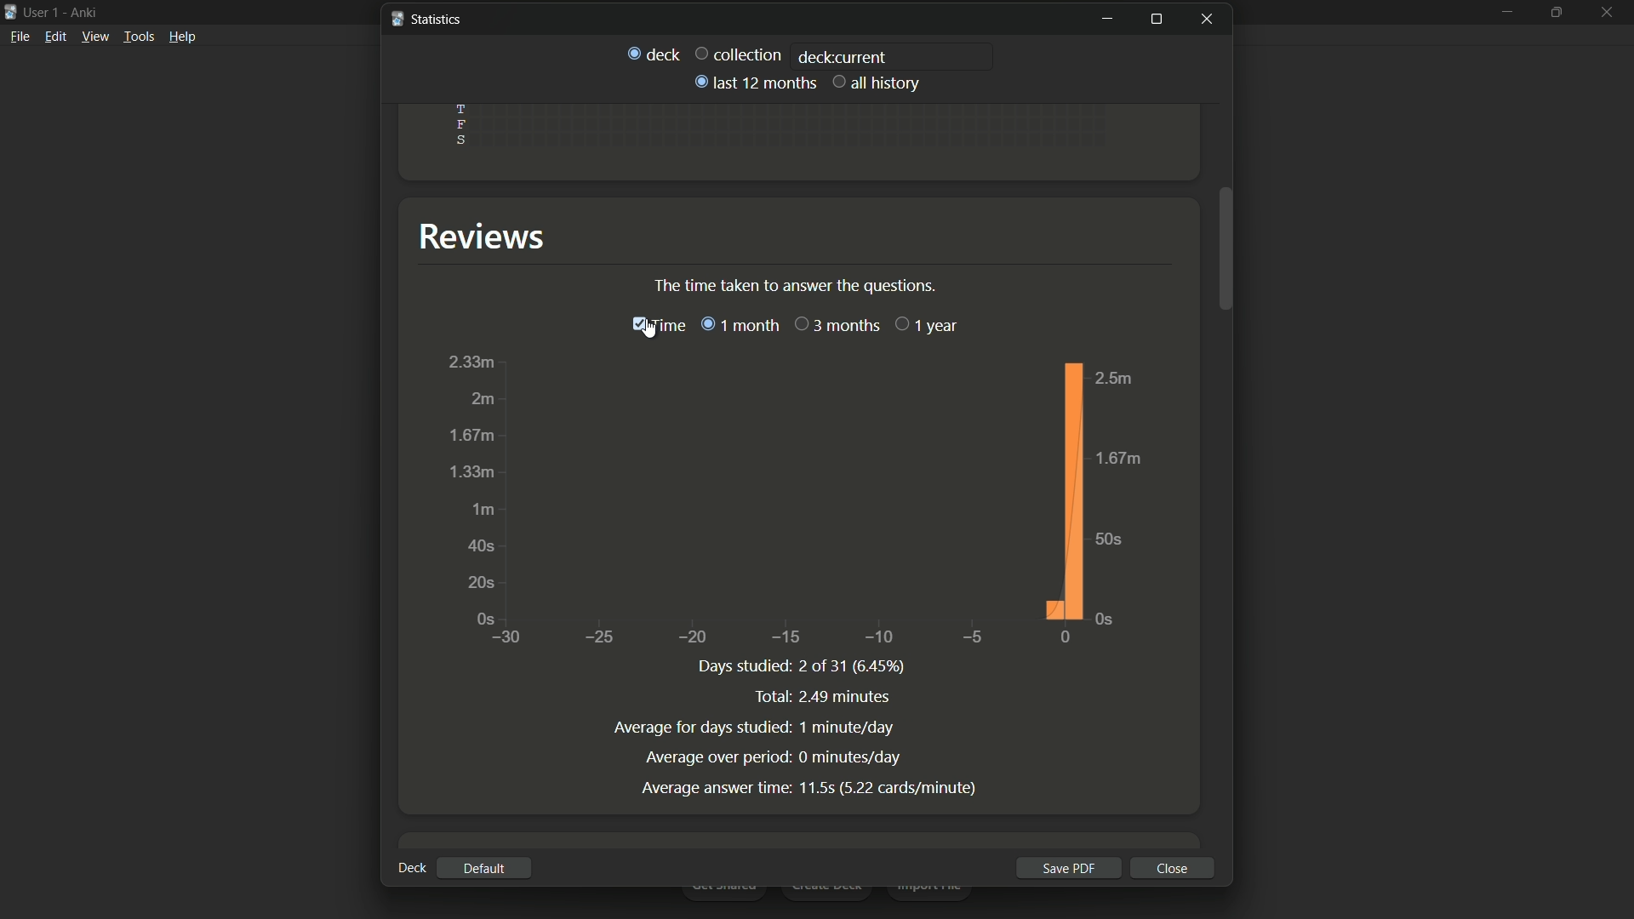 The image size is (1634, 919). Describe the element at coordinates (851, 758) in the screenshot. I see `0 minutes per day` at that location.